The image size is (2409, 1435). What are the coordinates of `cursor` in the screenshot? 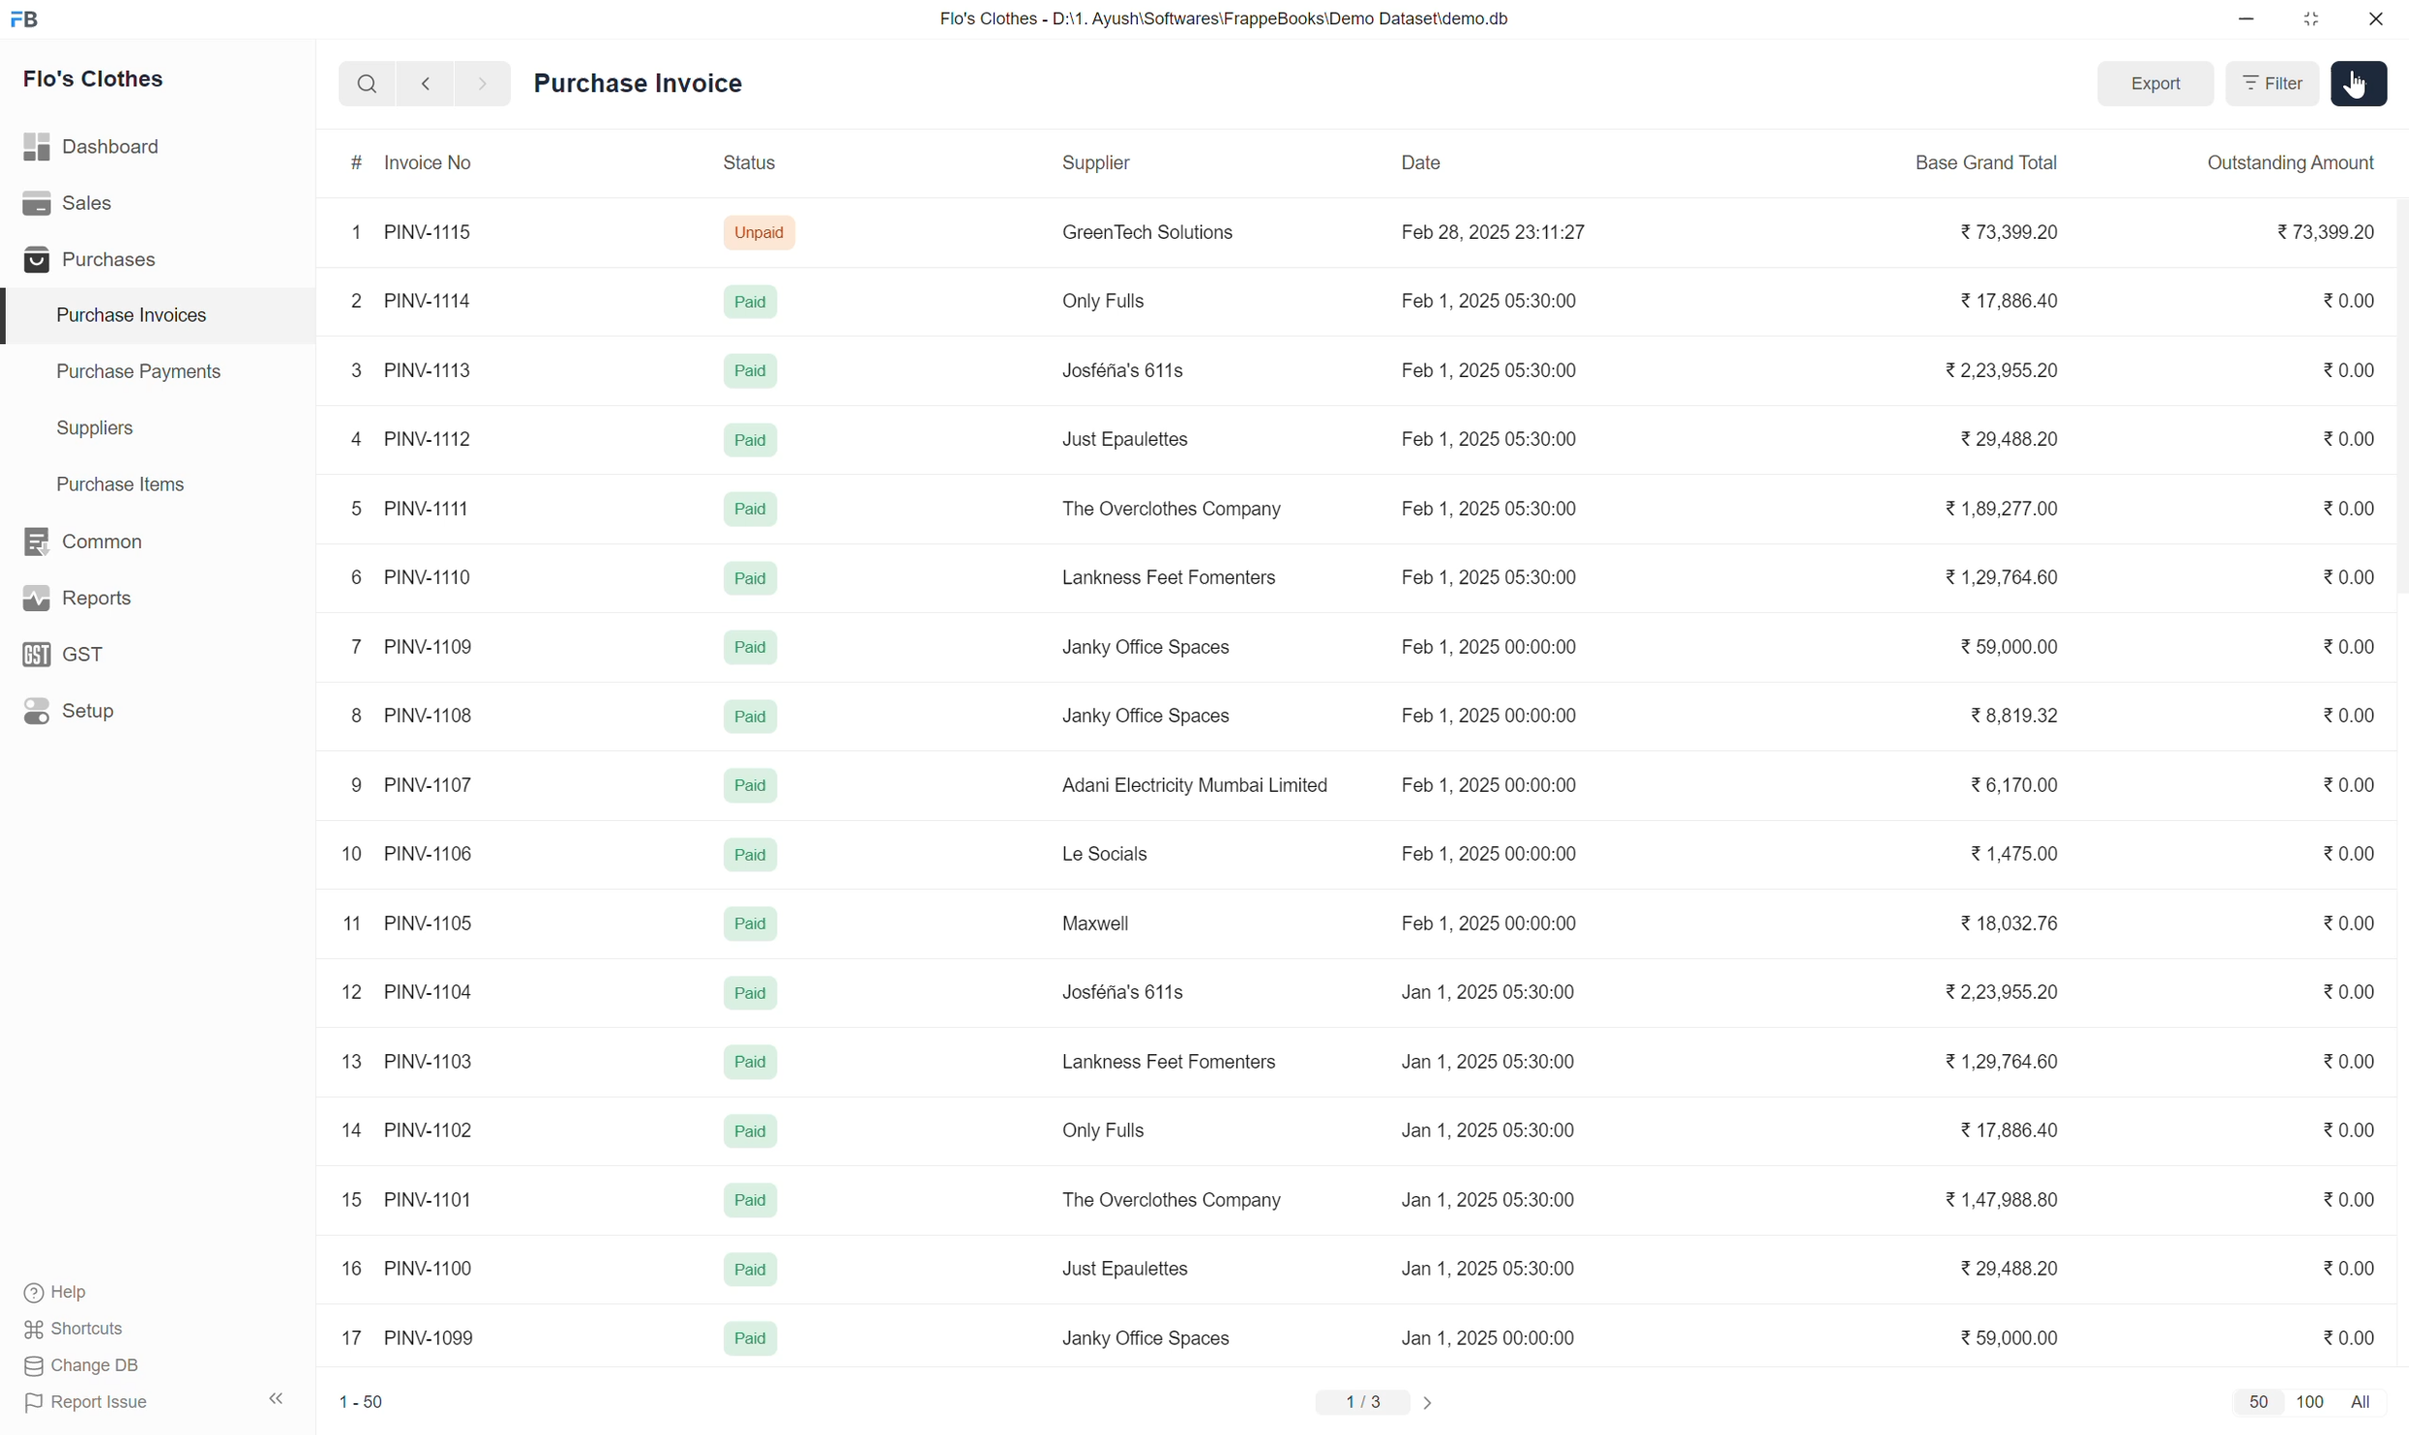 It's located at (2346, 101).